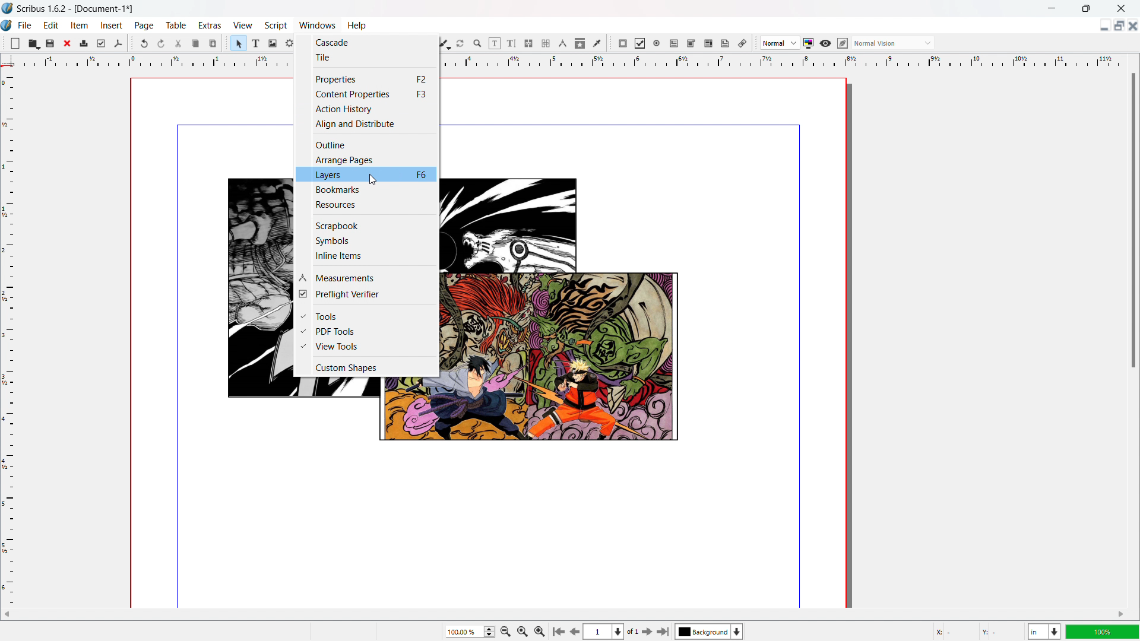 This screenshot has height=641, width=1140. What do you see at coordinates (664, 632) in the screenshot?
I see `go to last page` at bounding box center [664, 632].